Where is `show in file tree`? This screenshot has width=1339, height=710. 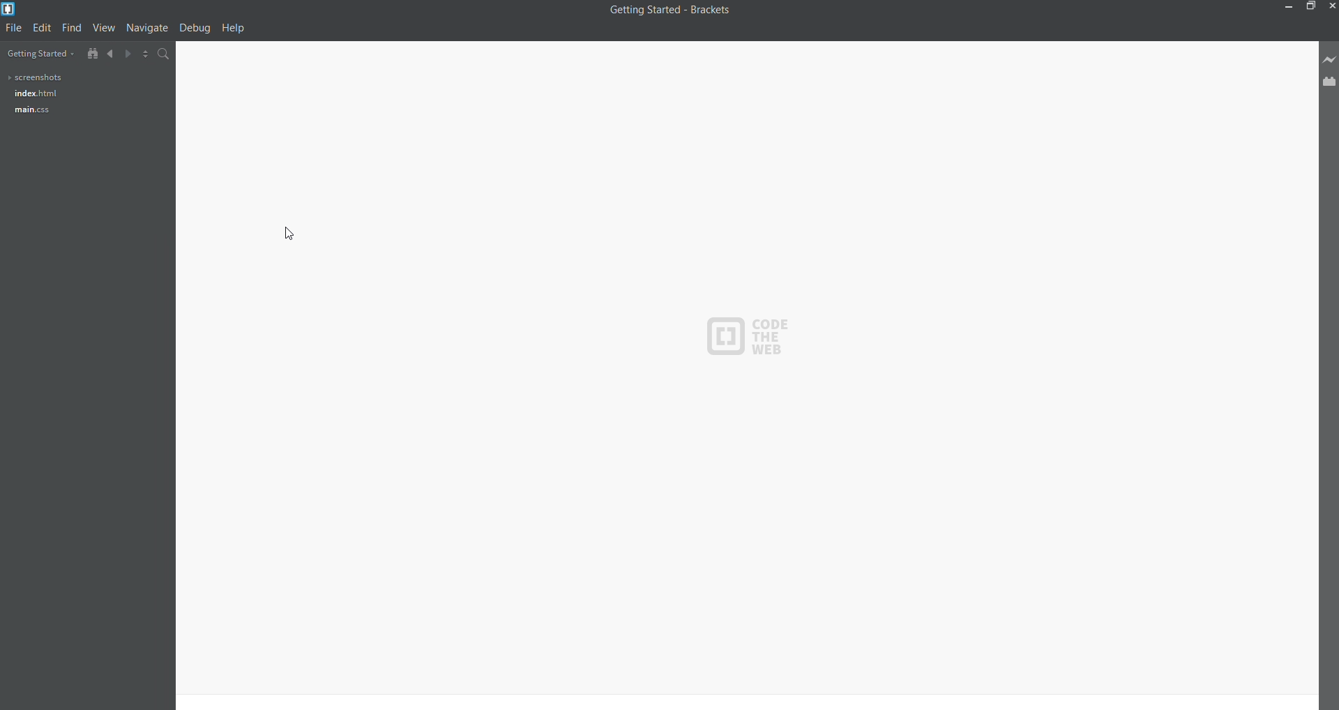
show in file tree is located at coordinates (88, 52).